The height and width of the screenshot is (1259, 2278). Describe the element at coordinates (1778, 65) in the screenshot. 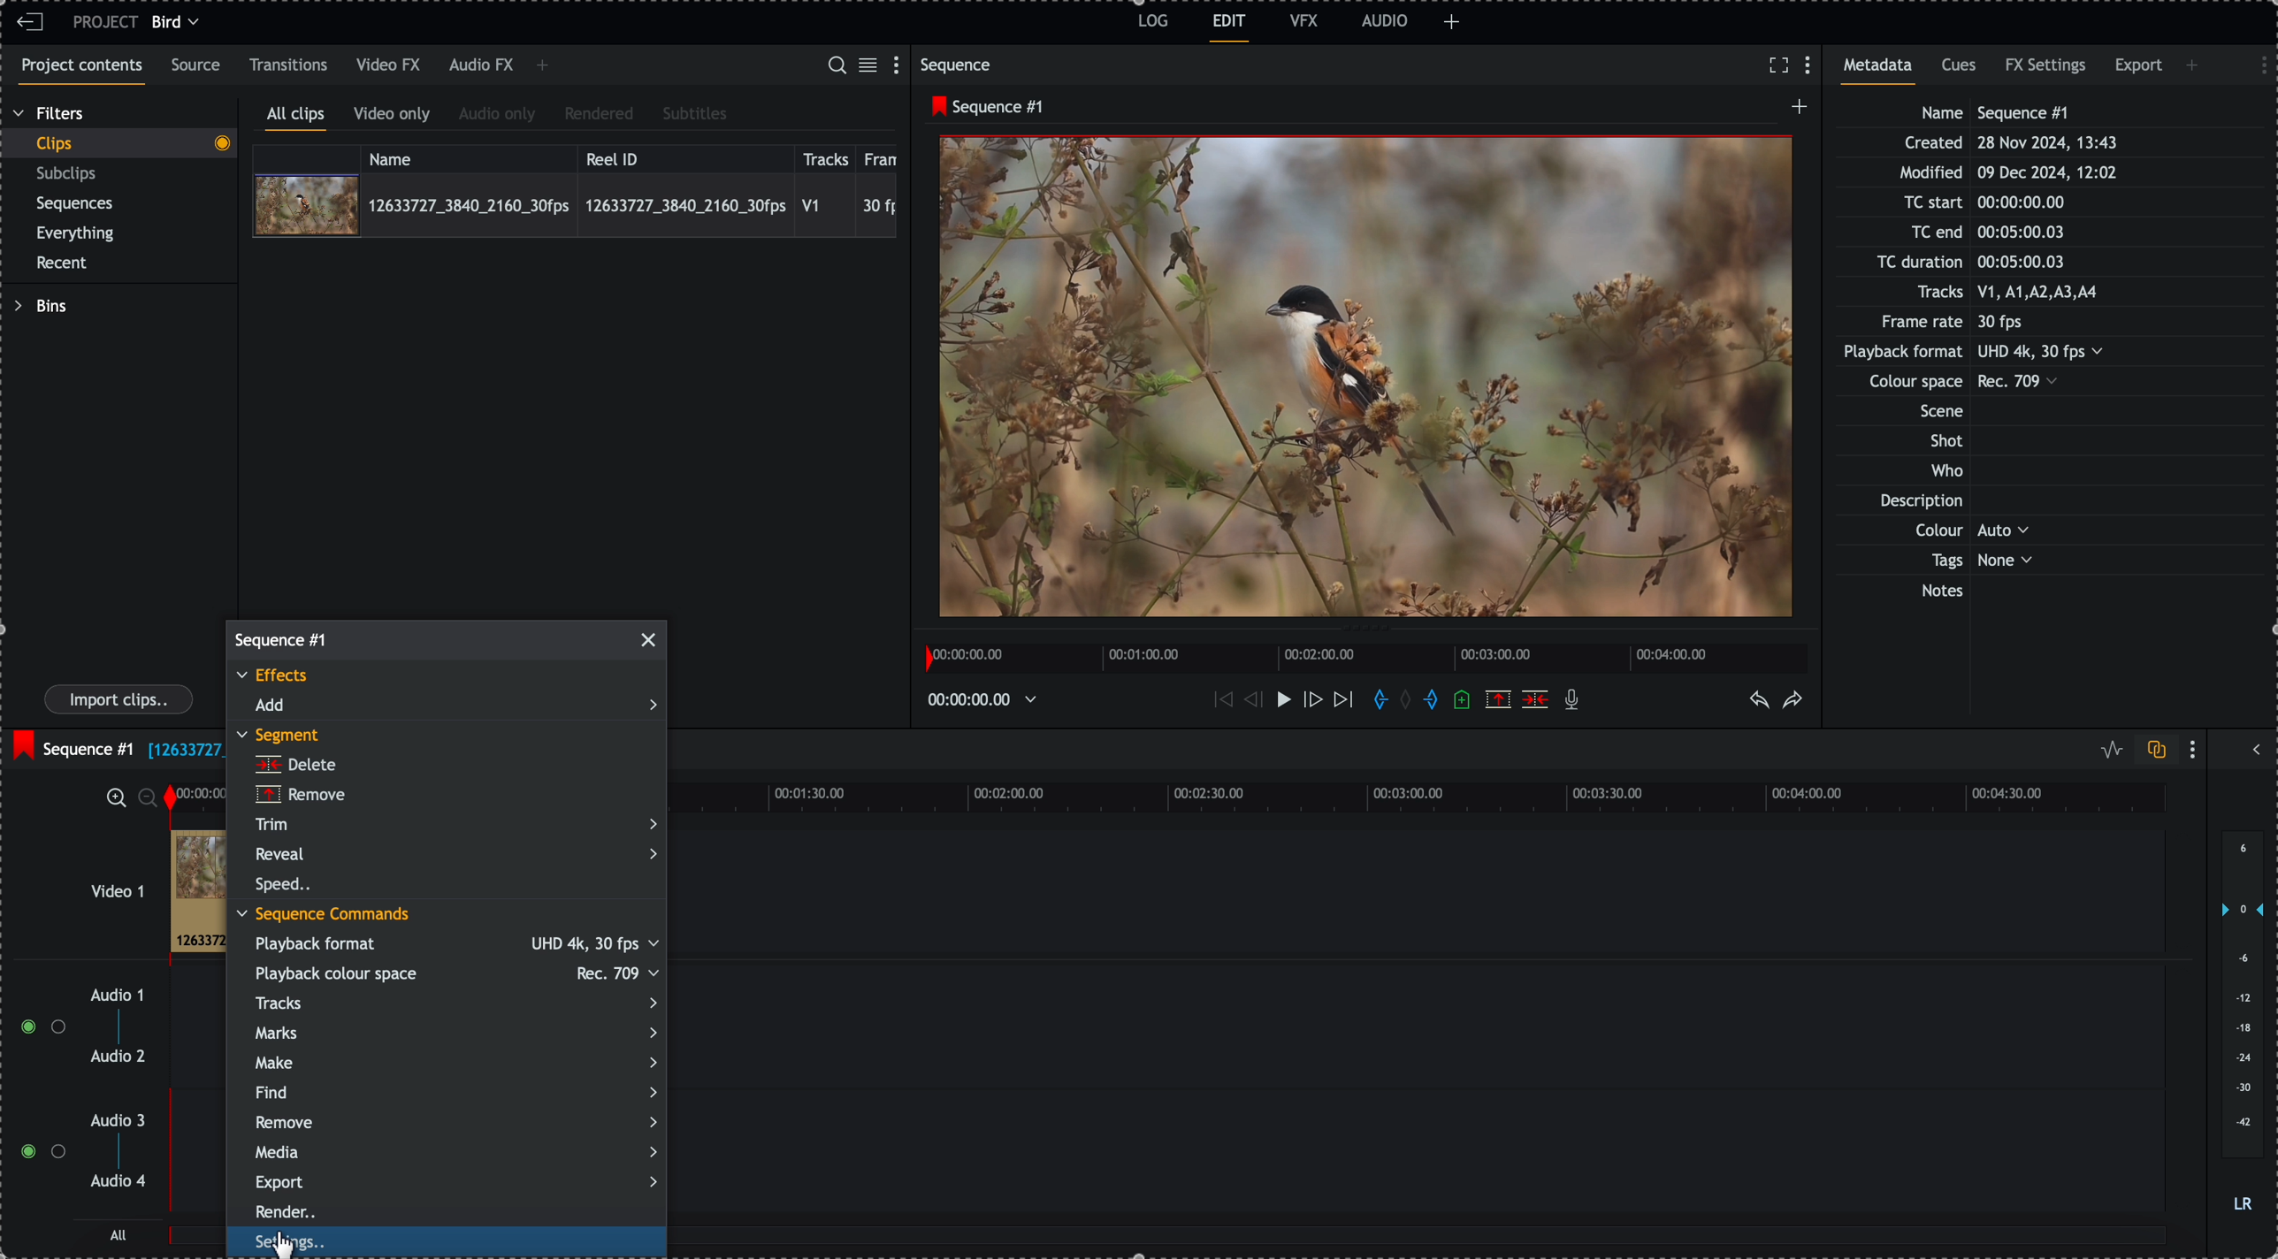

I see `fullscreen` at that location.